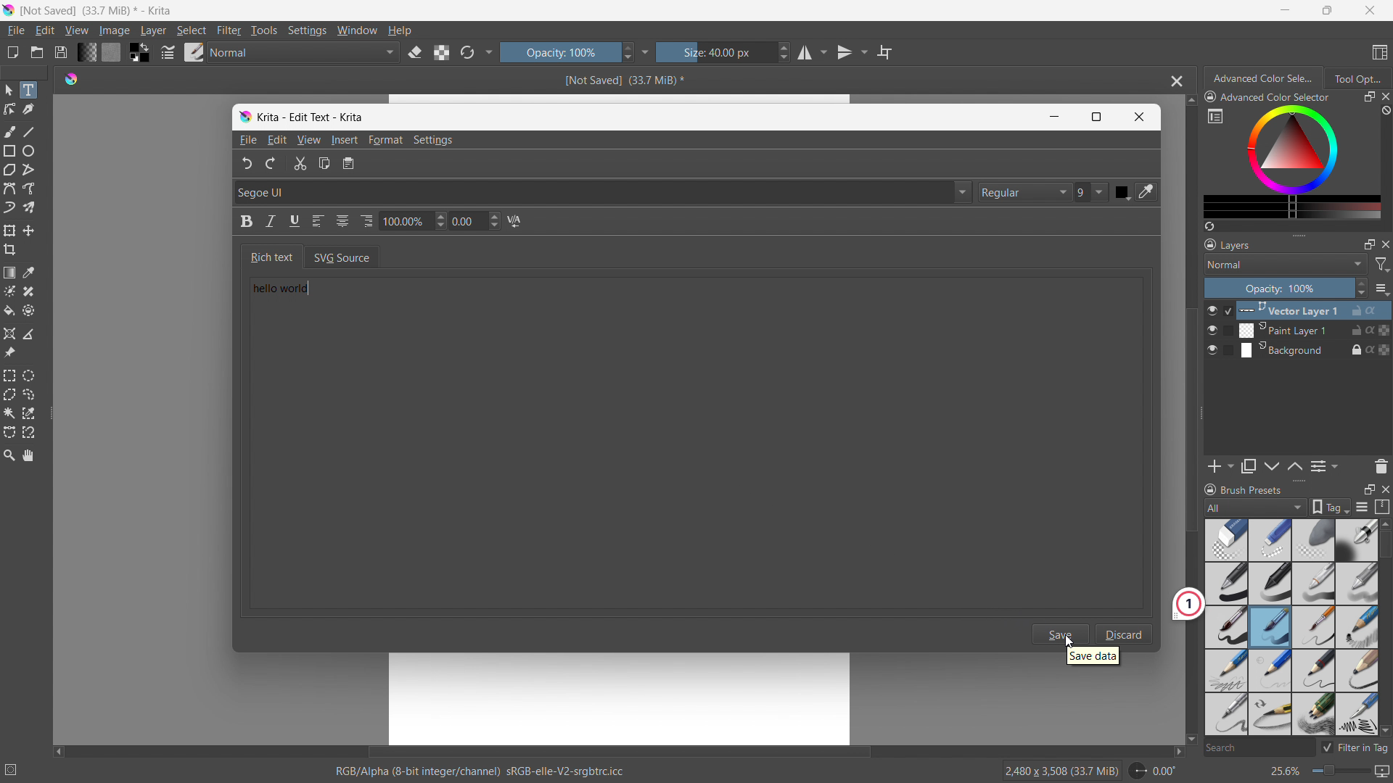 This screenshot has height=783, width=1393. What do you see at coordinates (1331, 507) in the screenshot?
I see `tags` at bounding box center [1331, 507].